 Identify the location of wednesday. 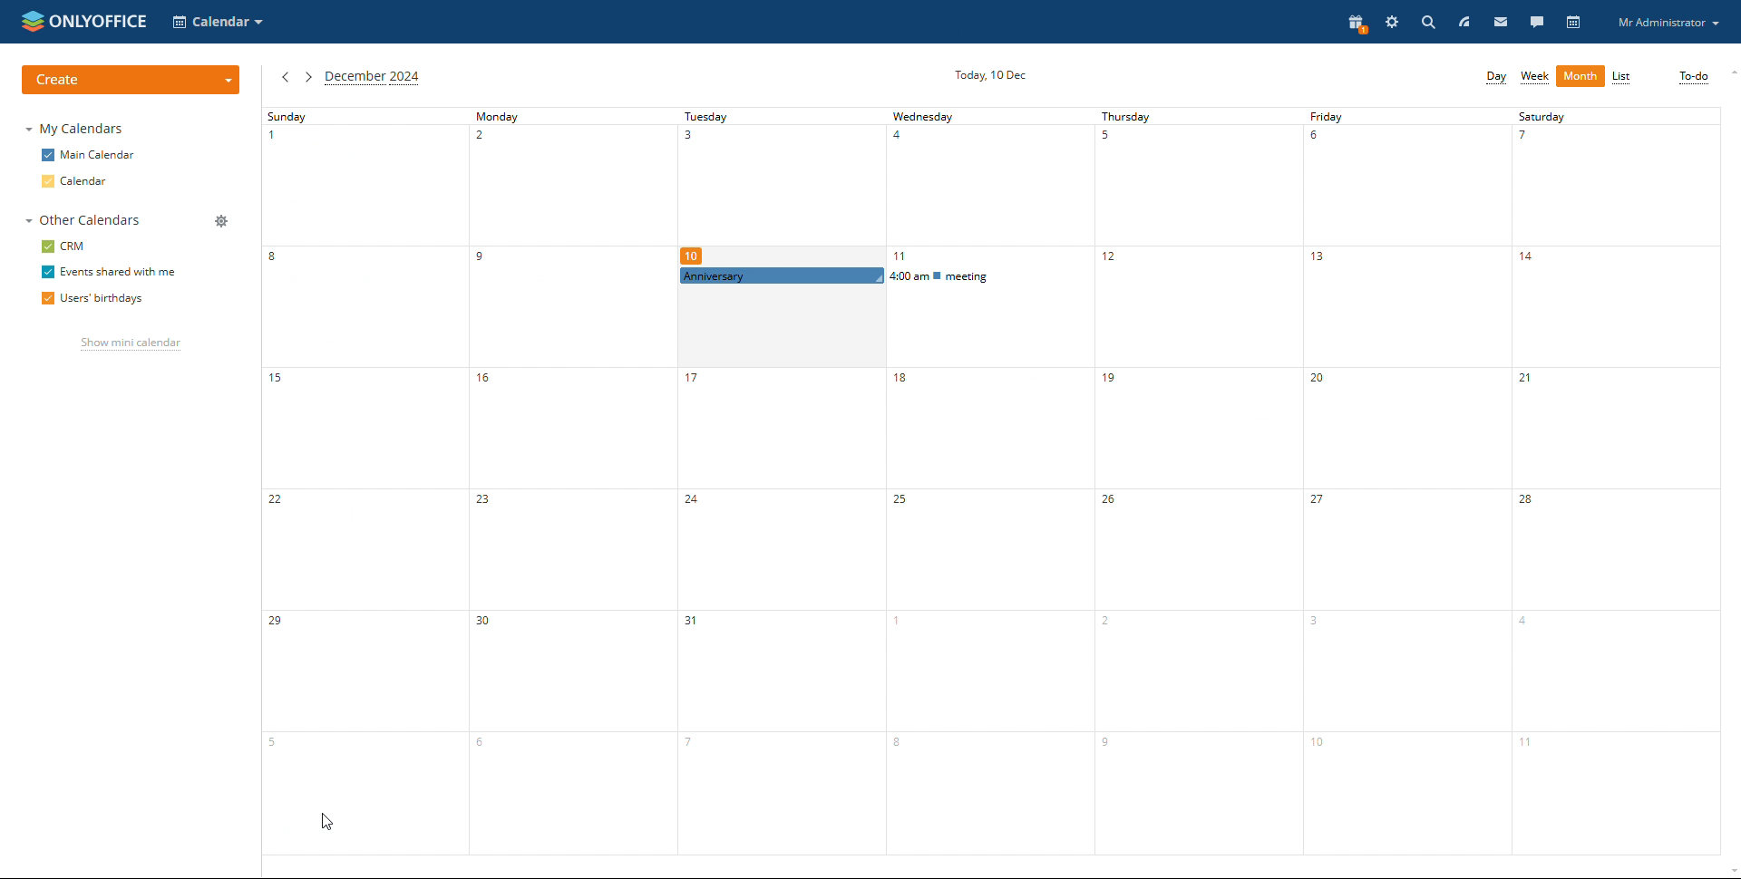
(985, 187).